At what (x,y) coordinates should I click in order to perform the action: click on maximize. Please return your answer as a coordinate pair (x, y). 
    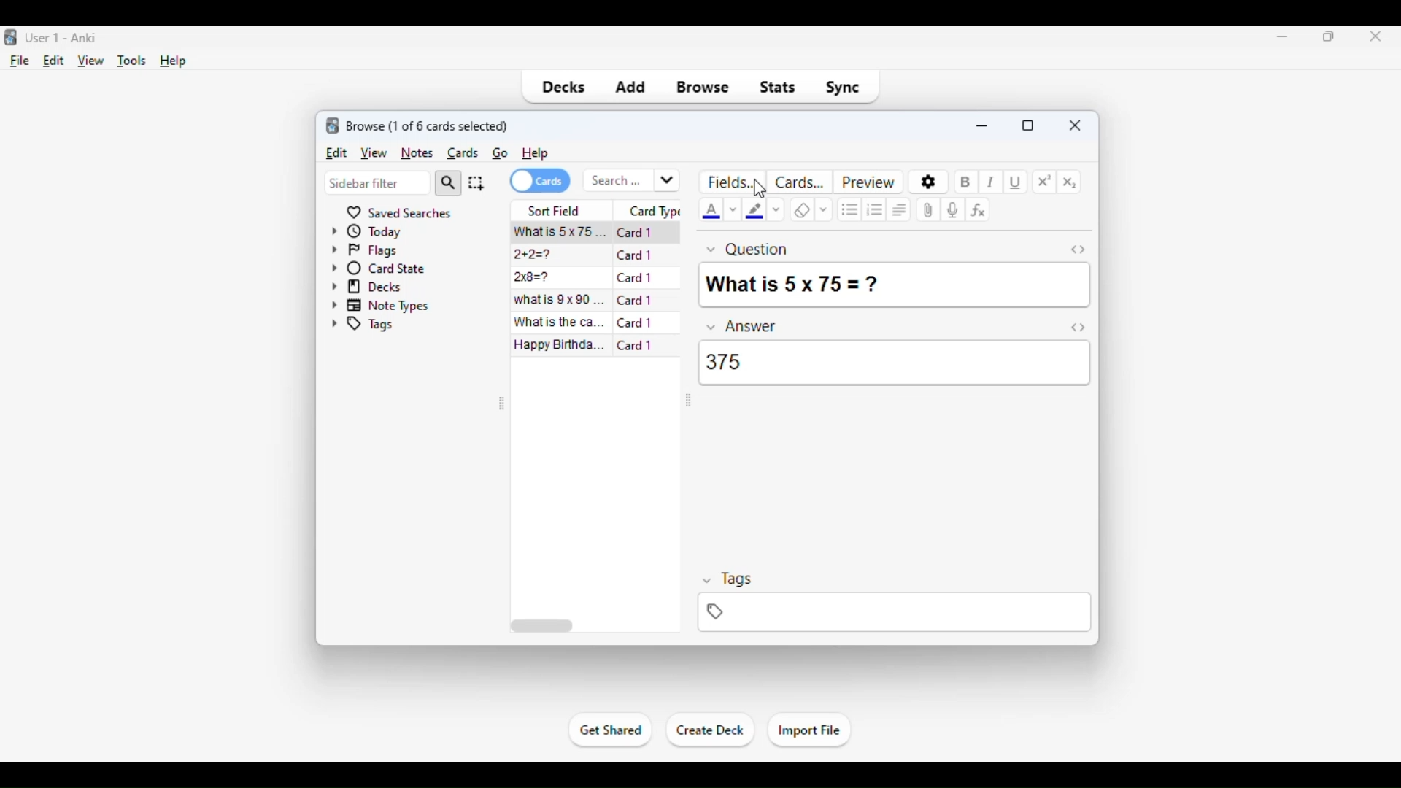
    Looking at the image, I should click on (1329, 36).